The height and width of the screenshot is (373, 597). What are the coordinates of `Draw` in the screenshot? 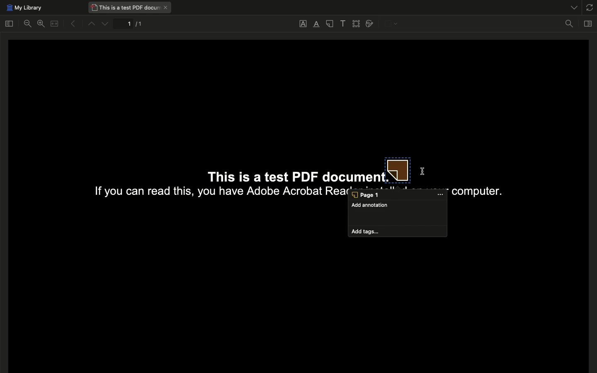 It's located at (370, 23).